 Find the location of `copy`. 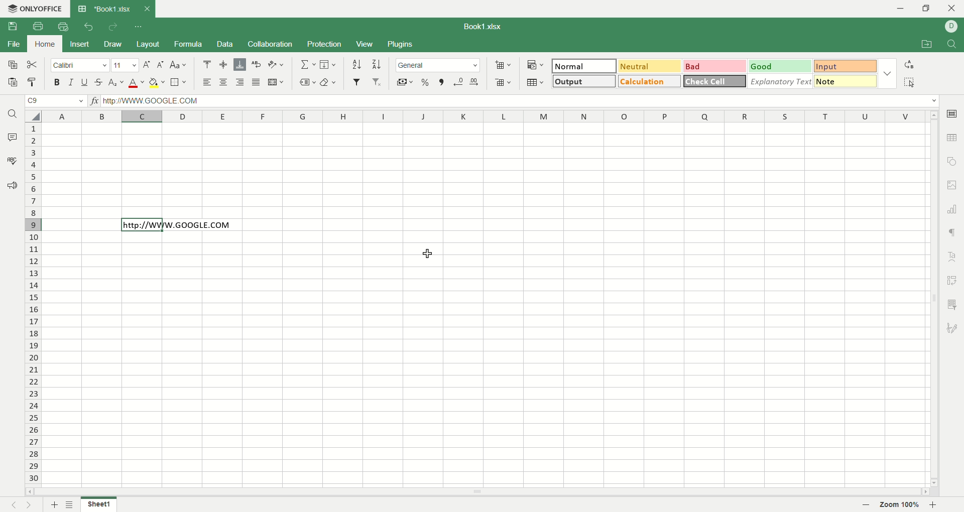

copy is located at coordinates (12, 65).